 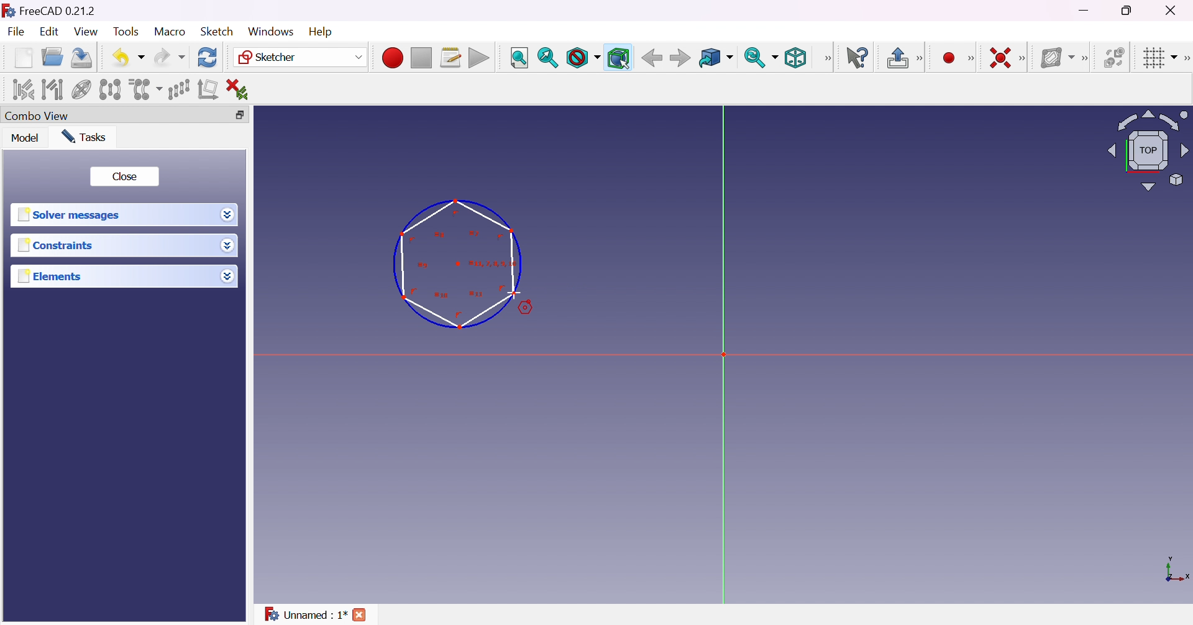 I want to click on Isometric, so click(x=795, y=57).